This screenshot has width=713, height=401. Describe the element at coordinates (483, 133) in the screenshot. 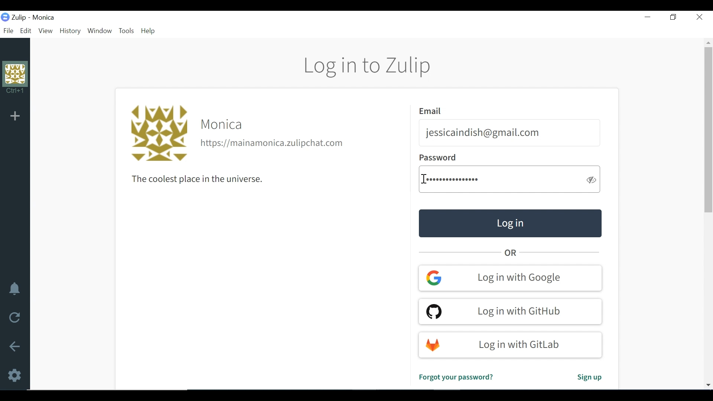

I see `jessicaindish@gmail.com|` at that location.